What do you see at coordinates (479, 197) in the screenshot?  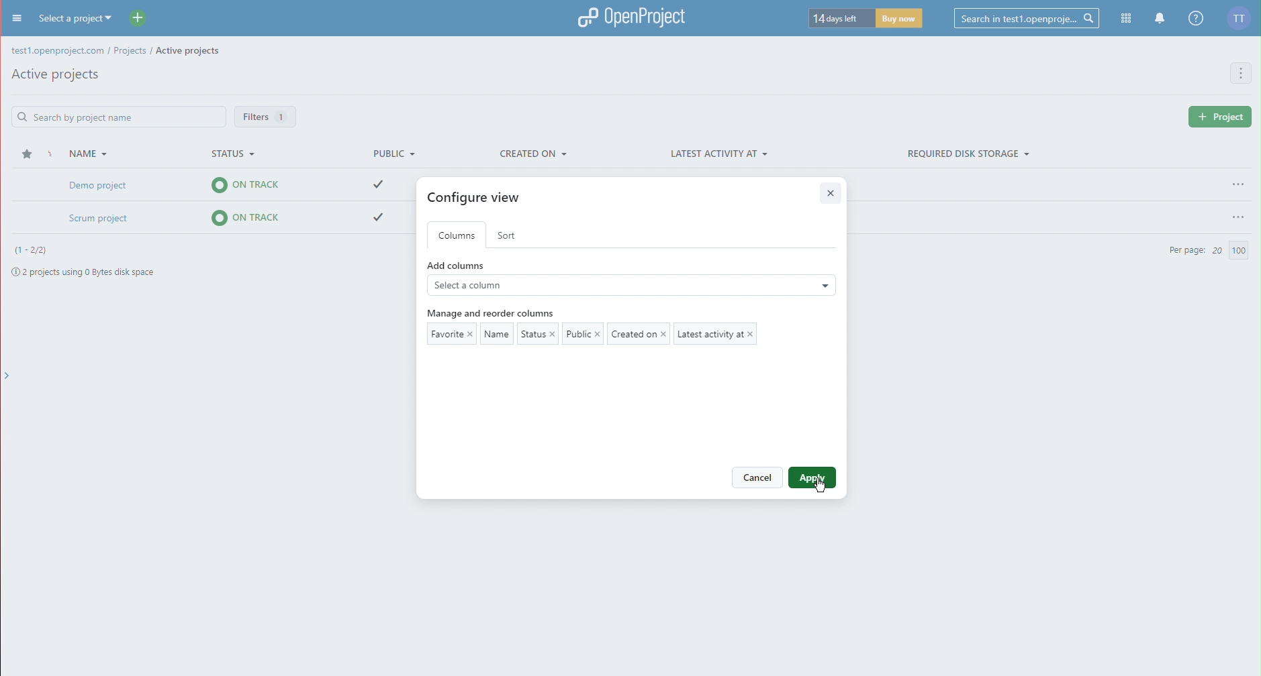 I see `Configure view` at bounding box center [479, 197].